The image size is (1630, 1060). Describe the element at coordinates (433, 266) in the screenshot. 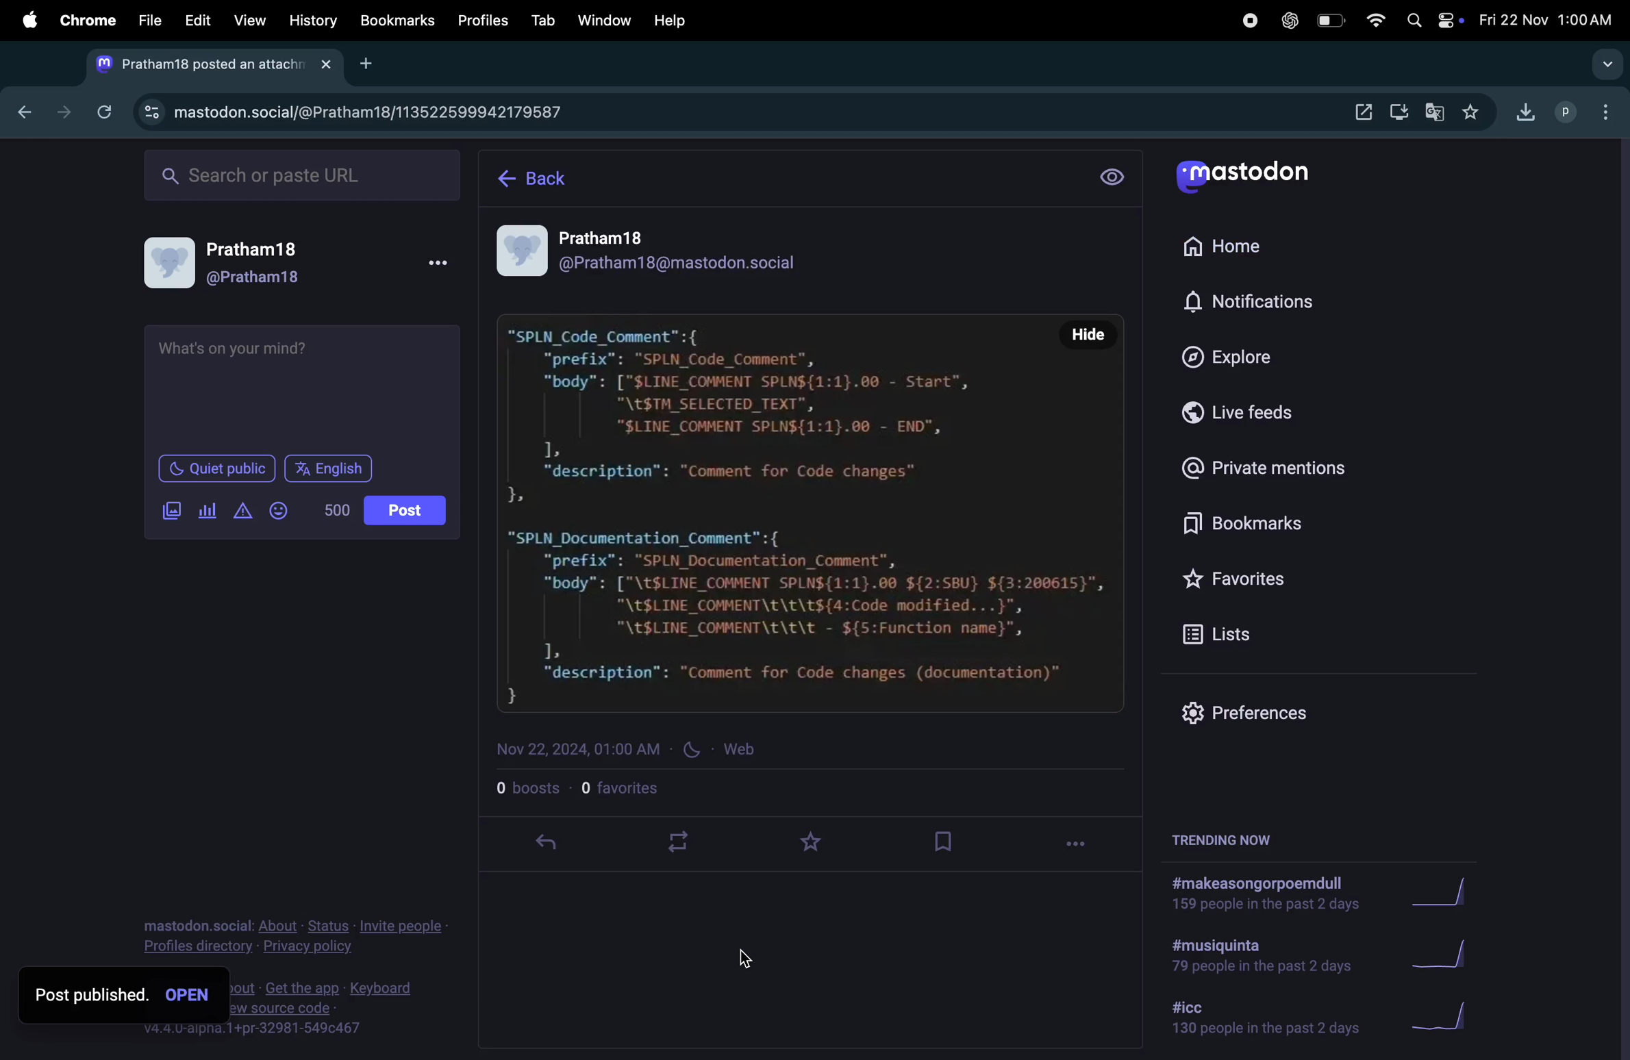

I see `view more options` at that location.